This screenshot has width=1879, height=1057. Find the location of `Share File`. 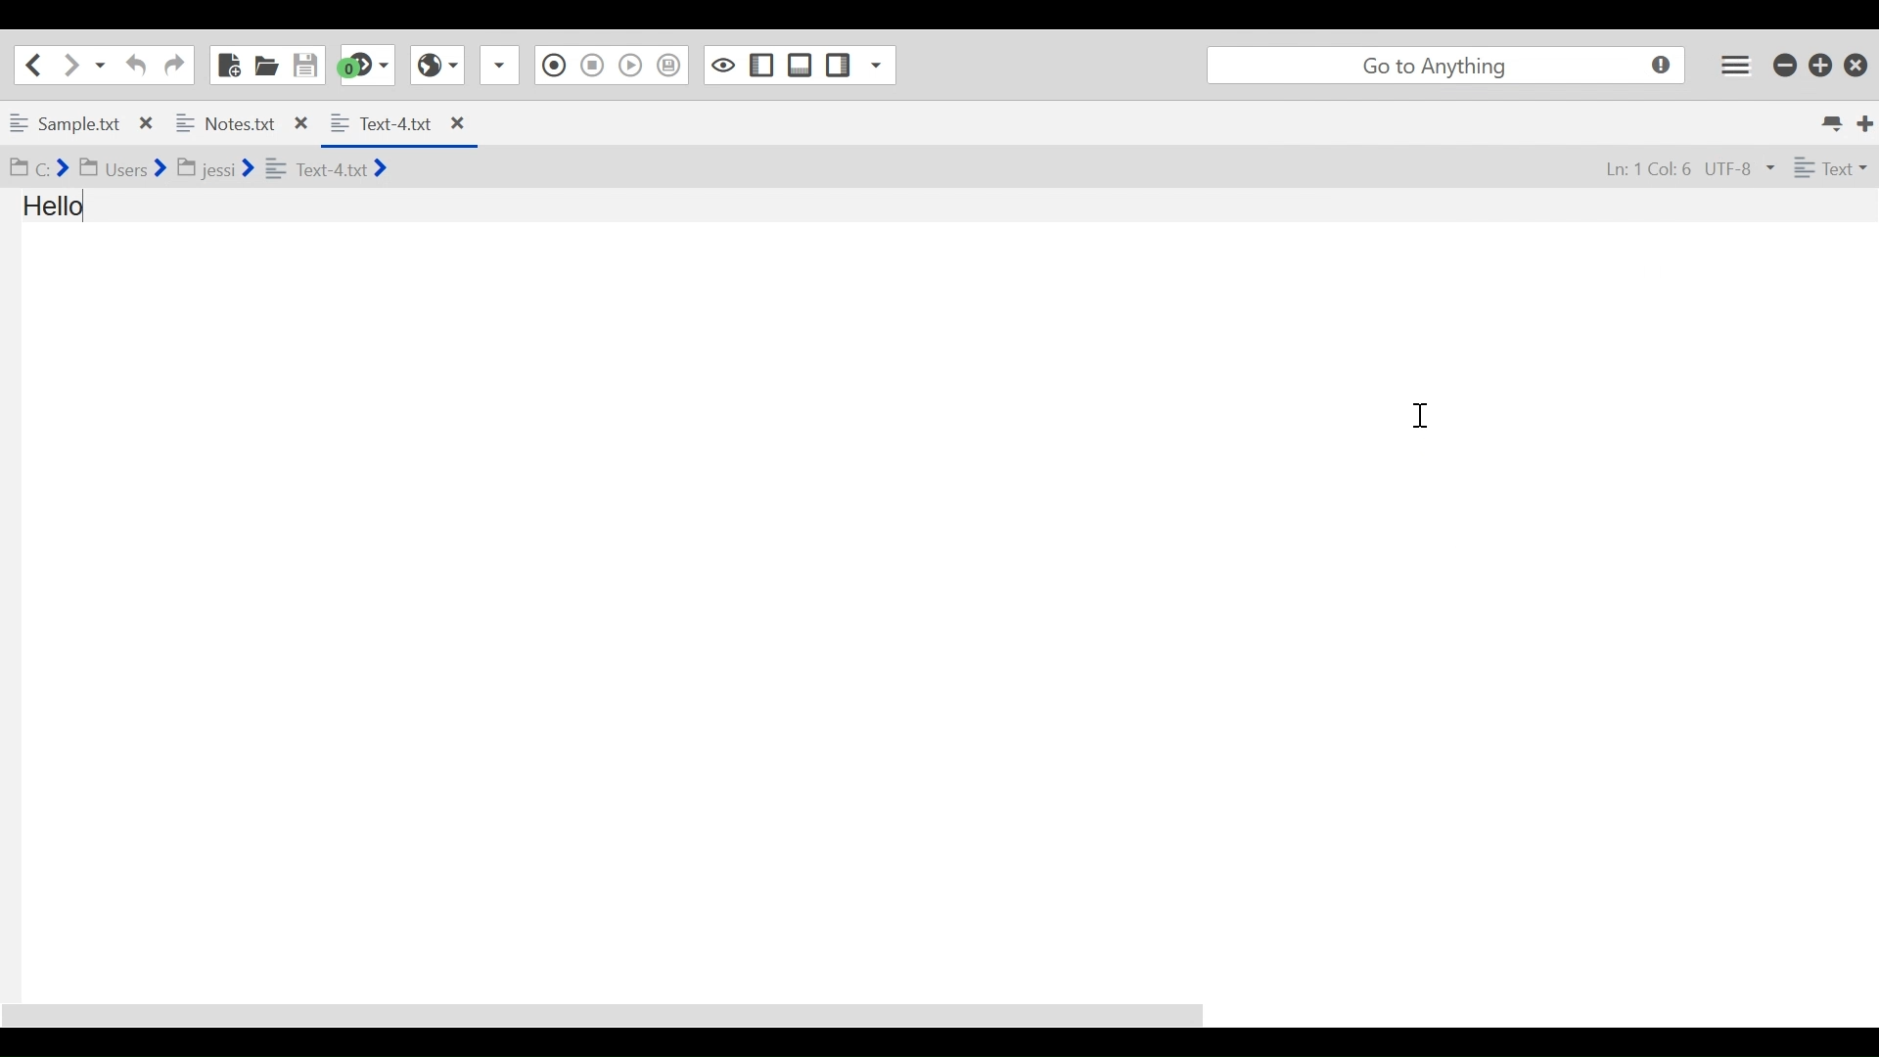

Share File is located at coordinates (500, 66).